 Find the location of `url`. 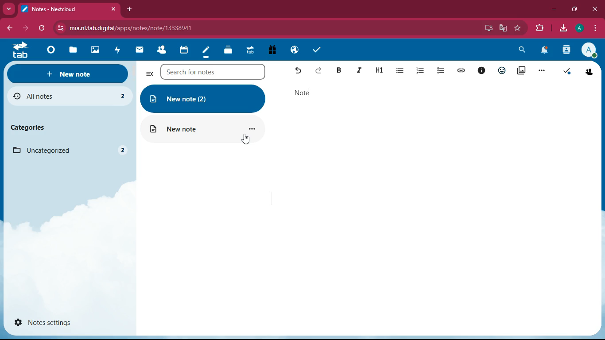

url is located at coordinates (134, 27).